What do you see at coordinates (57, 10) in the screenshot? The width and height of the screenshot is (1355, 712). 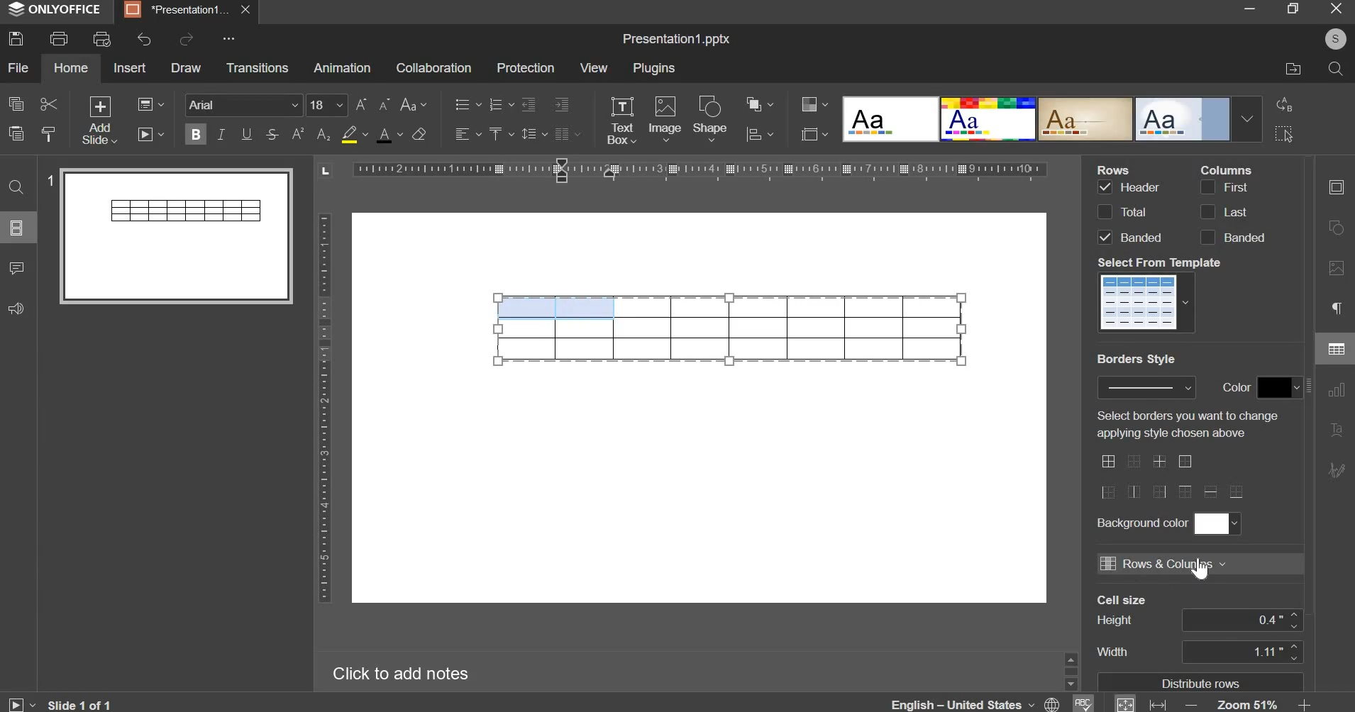 I see `ONLYOFFICE ` at bounding box center [57, 10].